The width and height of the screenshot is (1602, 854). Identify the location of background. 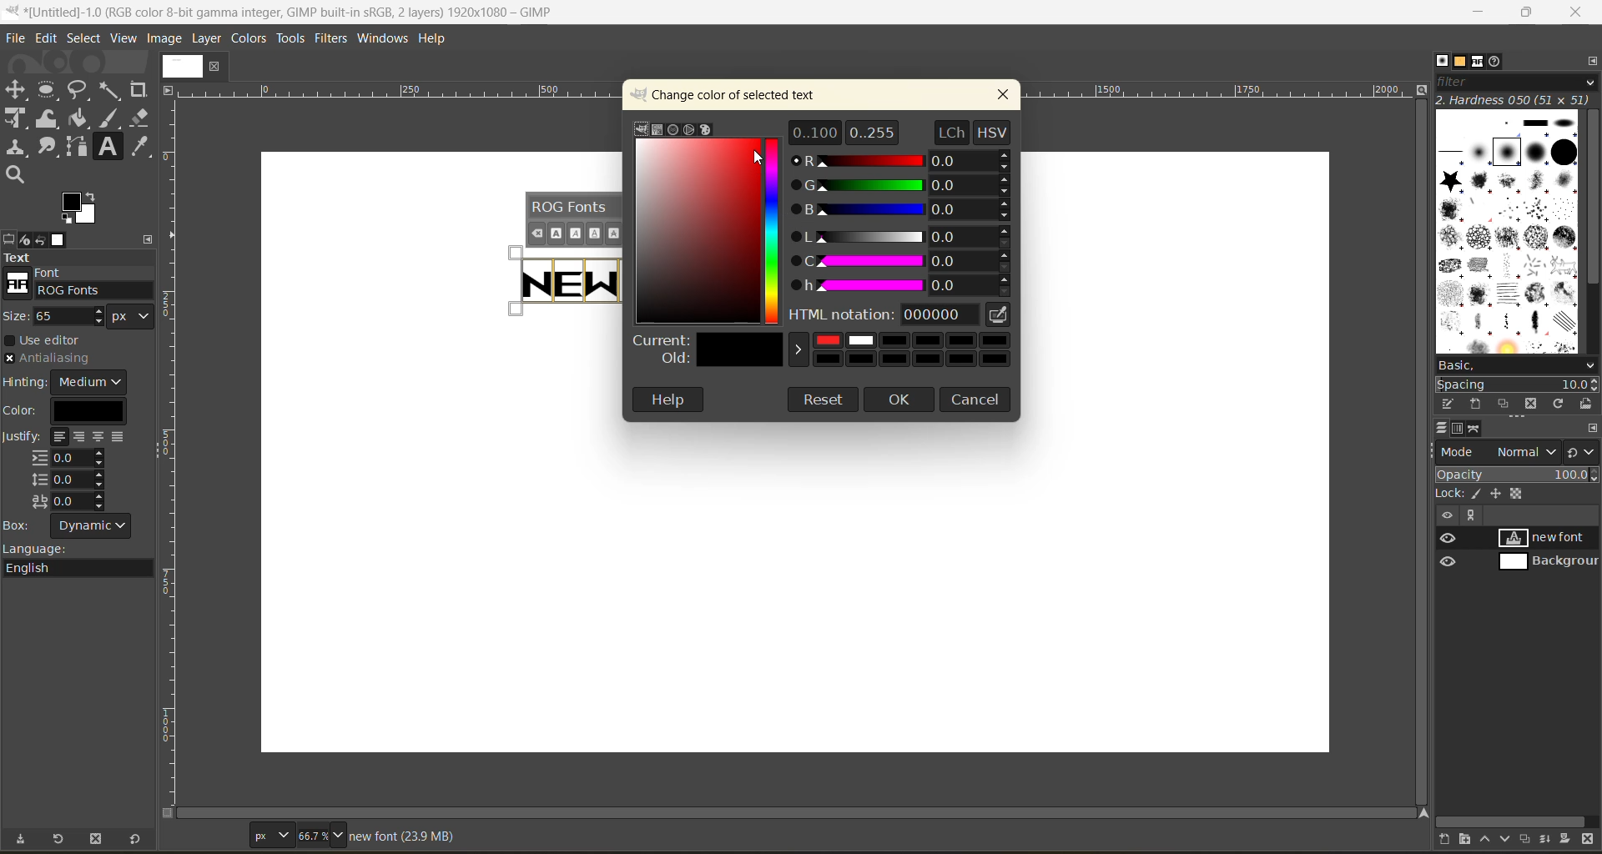
(1546, 562).